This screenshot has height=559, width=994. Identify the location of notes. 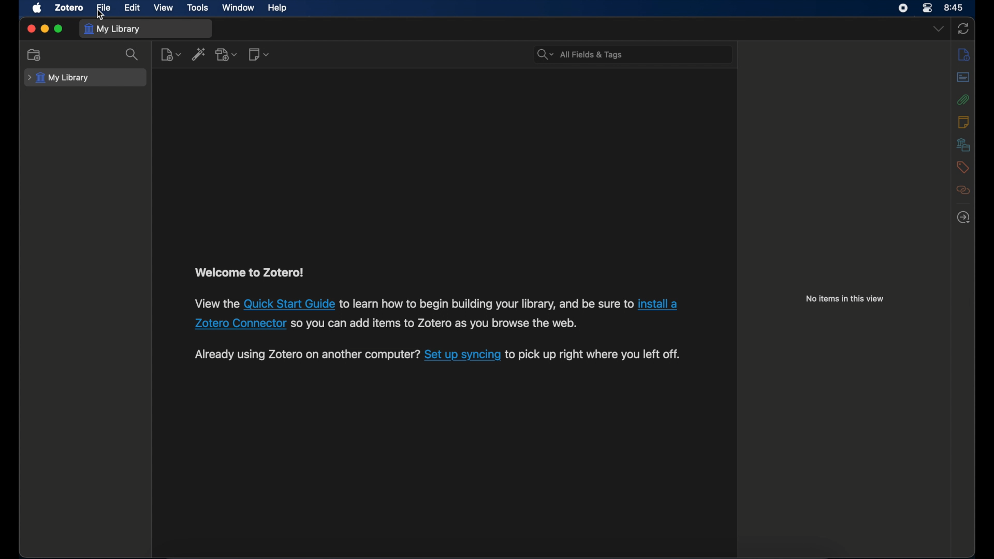
(963, 121).